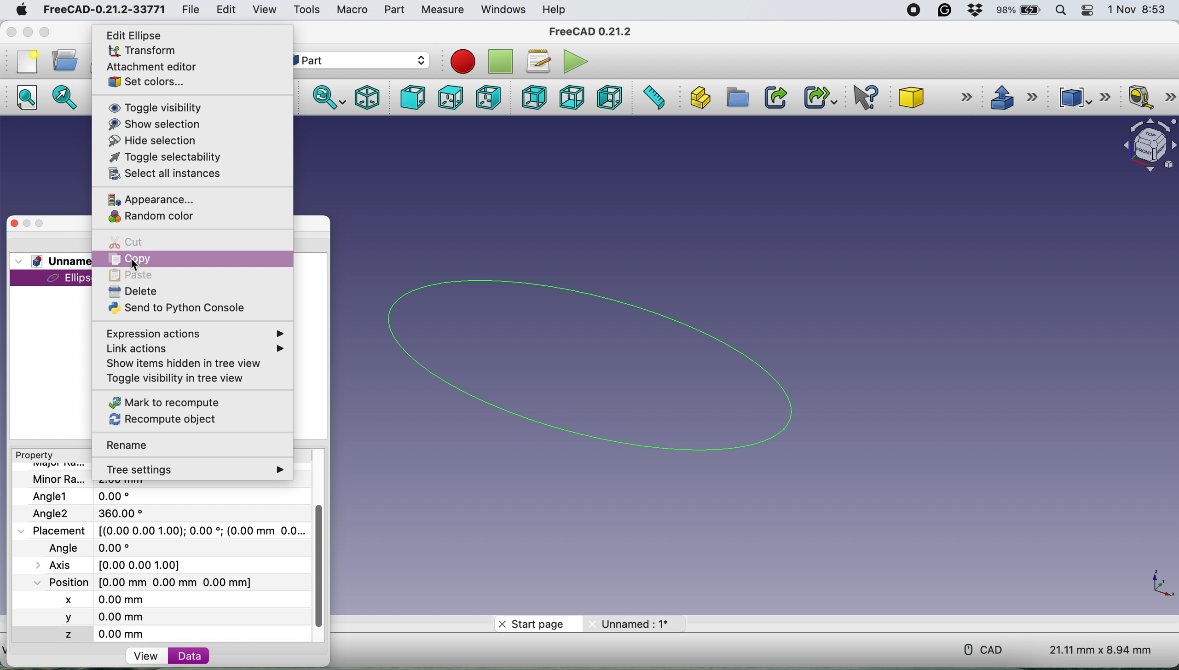 The height and width of the screenshot is (670, 1179). Describe the element at coordinates (103, 10) in the screenshot. I see `freecad` at that location.